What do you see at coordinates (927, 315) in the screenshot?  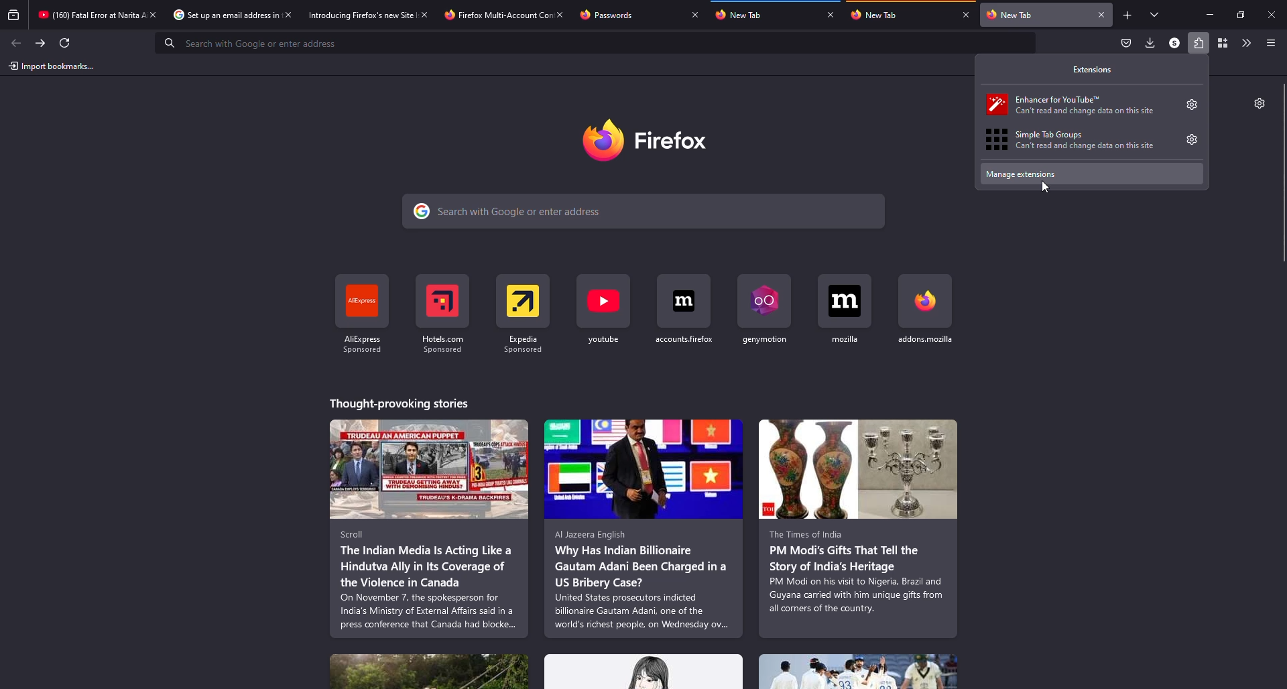 I see `shortcut` at bounding box center [927, 315].